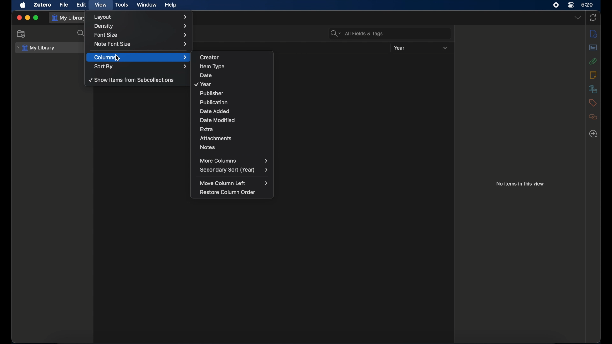 The image size is (612, 344). Describe the element at coordinates (82, 4) in the screenshot. I see `edit` at that location.